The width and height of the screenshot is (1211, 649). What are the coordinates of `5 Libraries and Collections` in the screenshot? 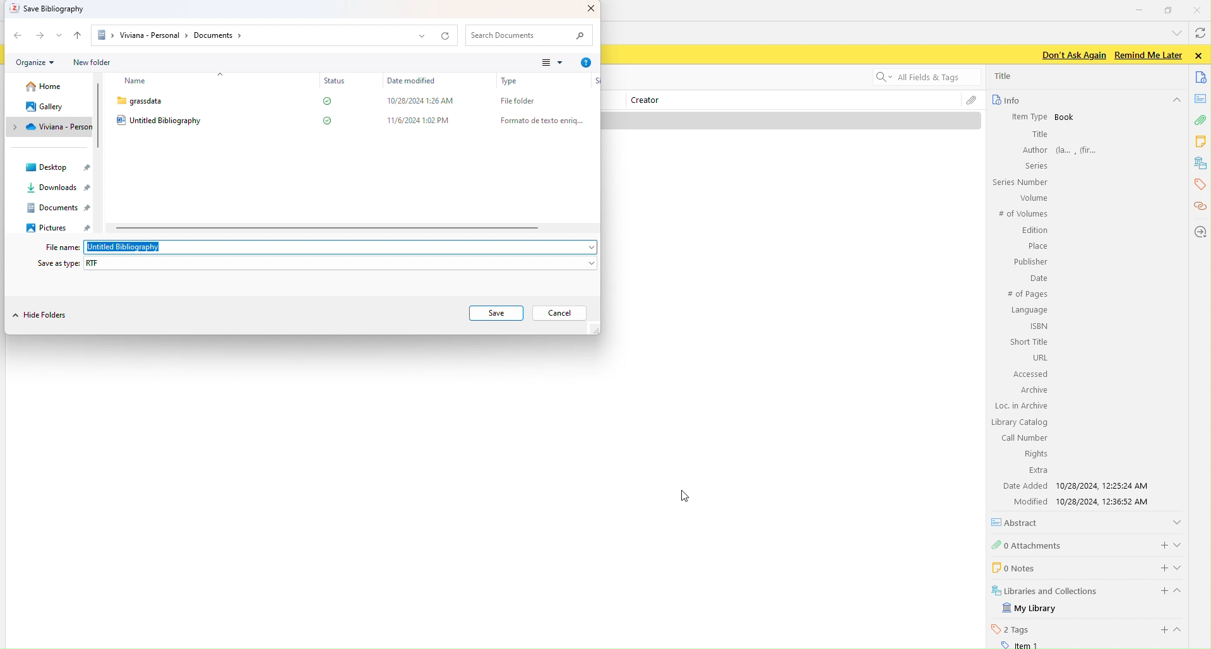 It's located at (1046, 590).